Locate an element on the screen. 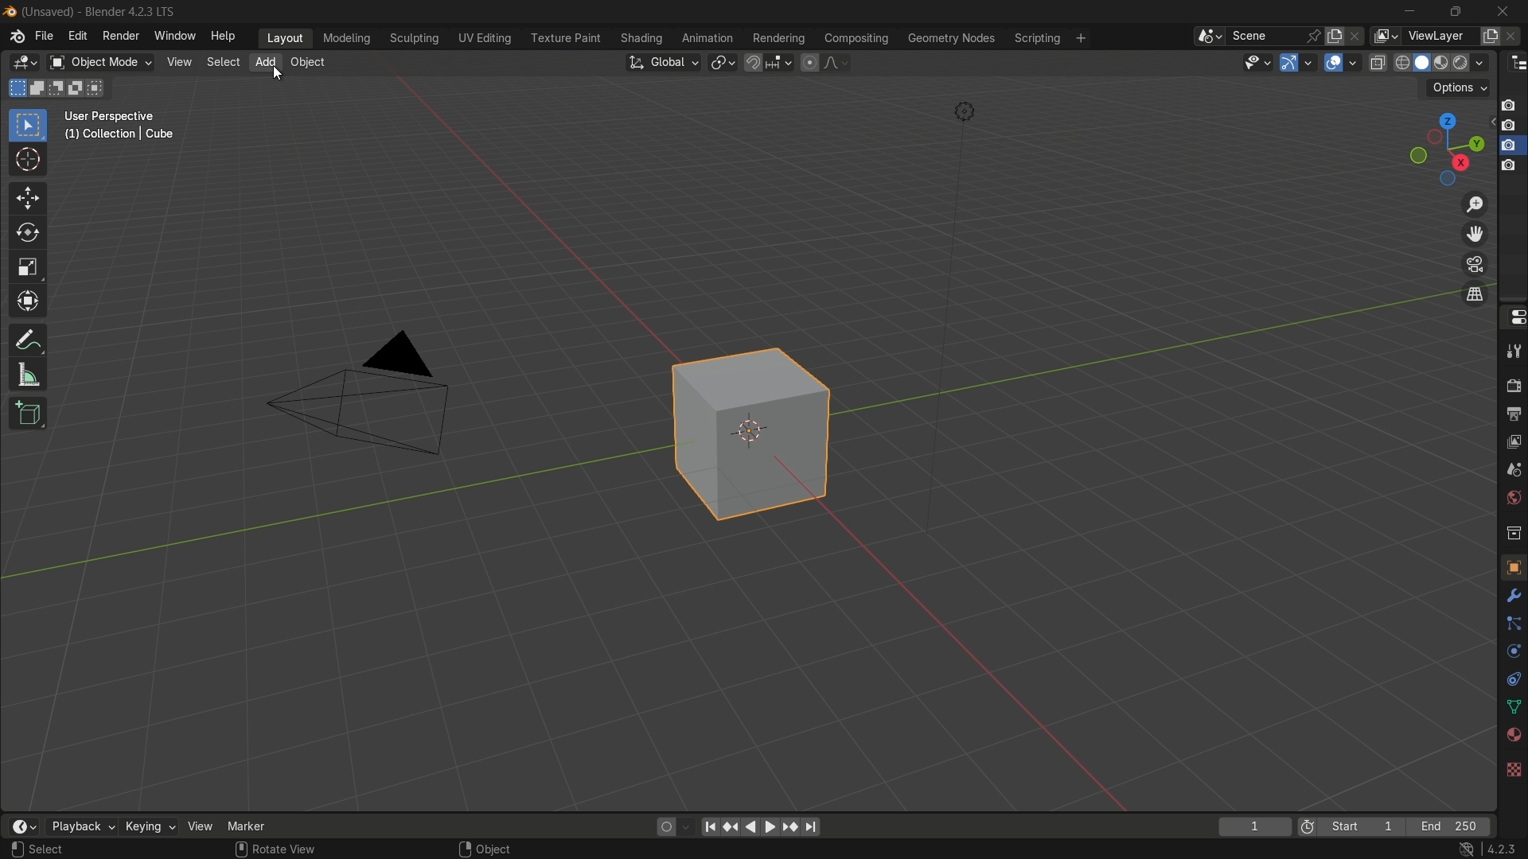 The width and height of the screenshot is (1528, 859). annotate is located at coordinates (29, 340).